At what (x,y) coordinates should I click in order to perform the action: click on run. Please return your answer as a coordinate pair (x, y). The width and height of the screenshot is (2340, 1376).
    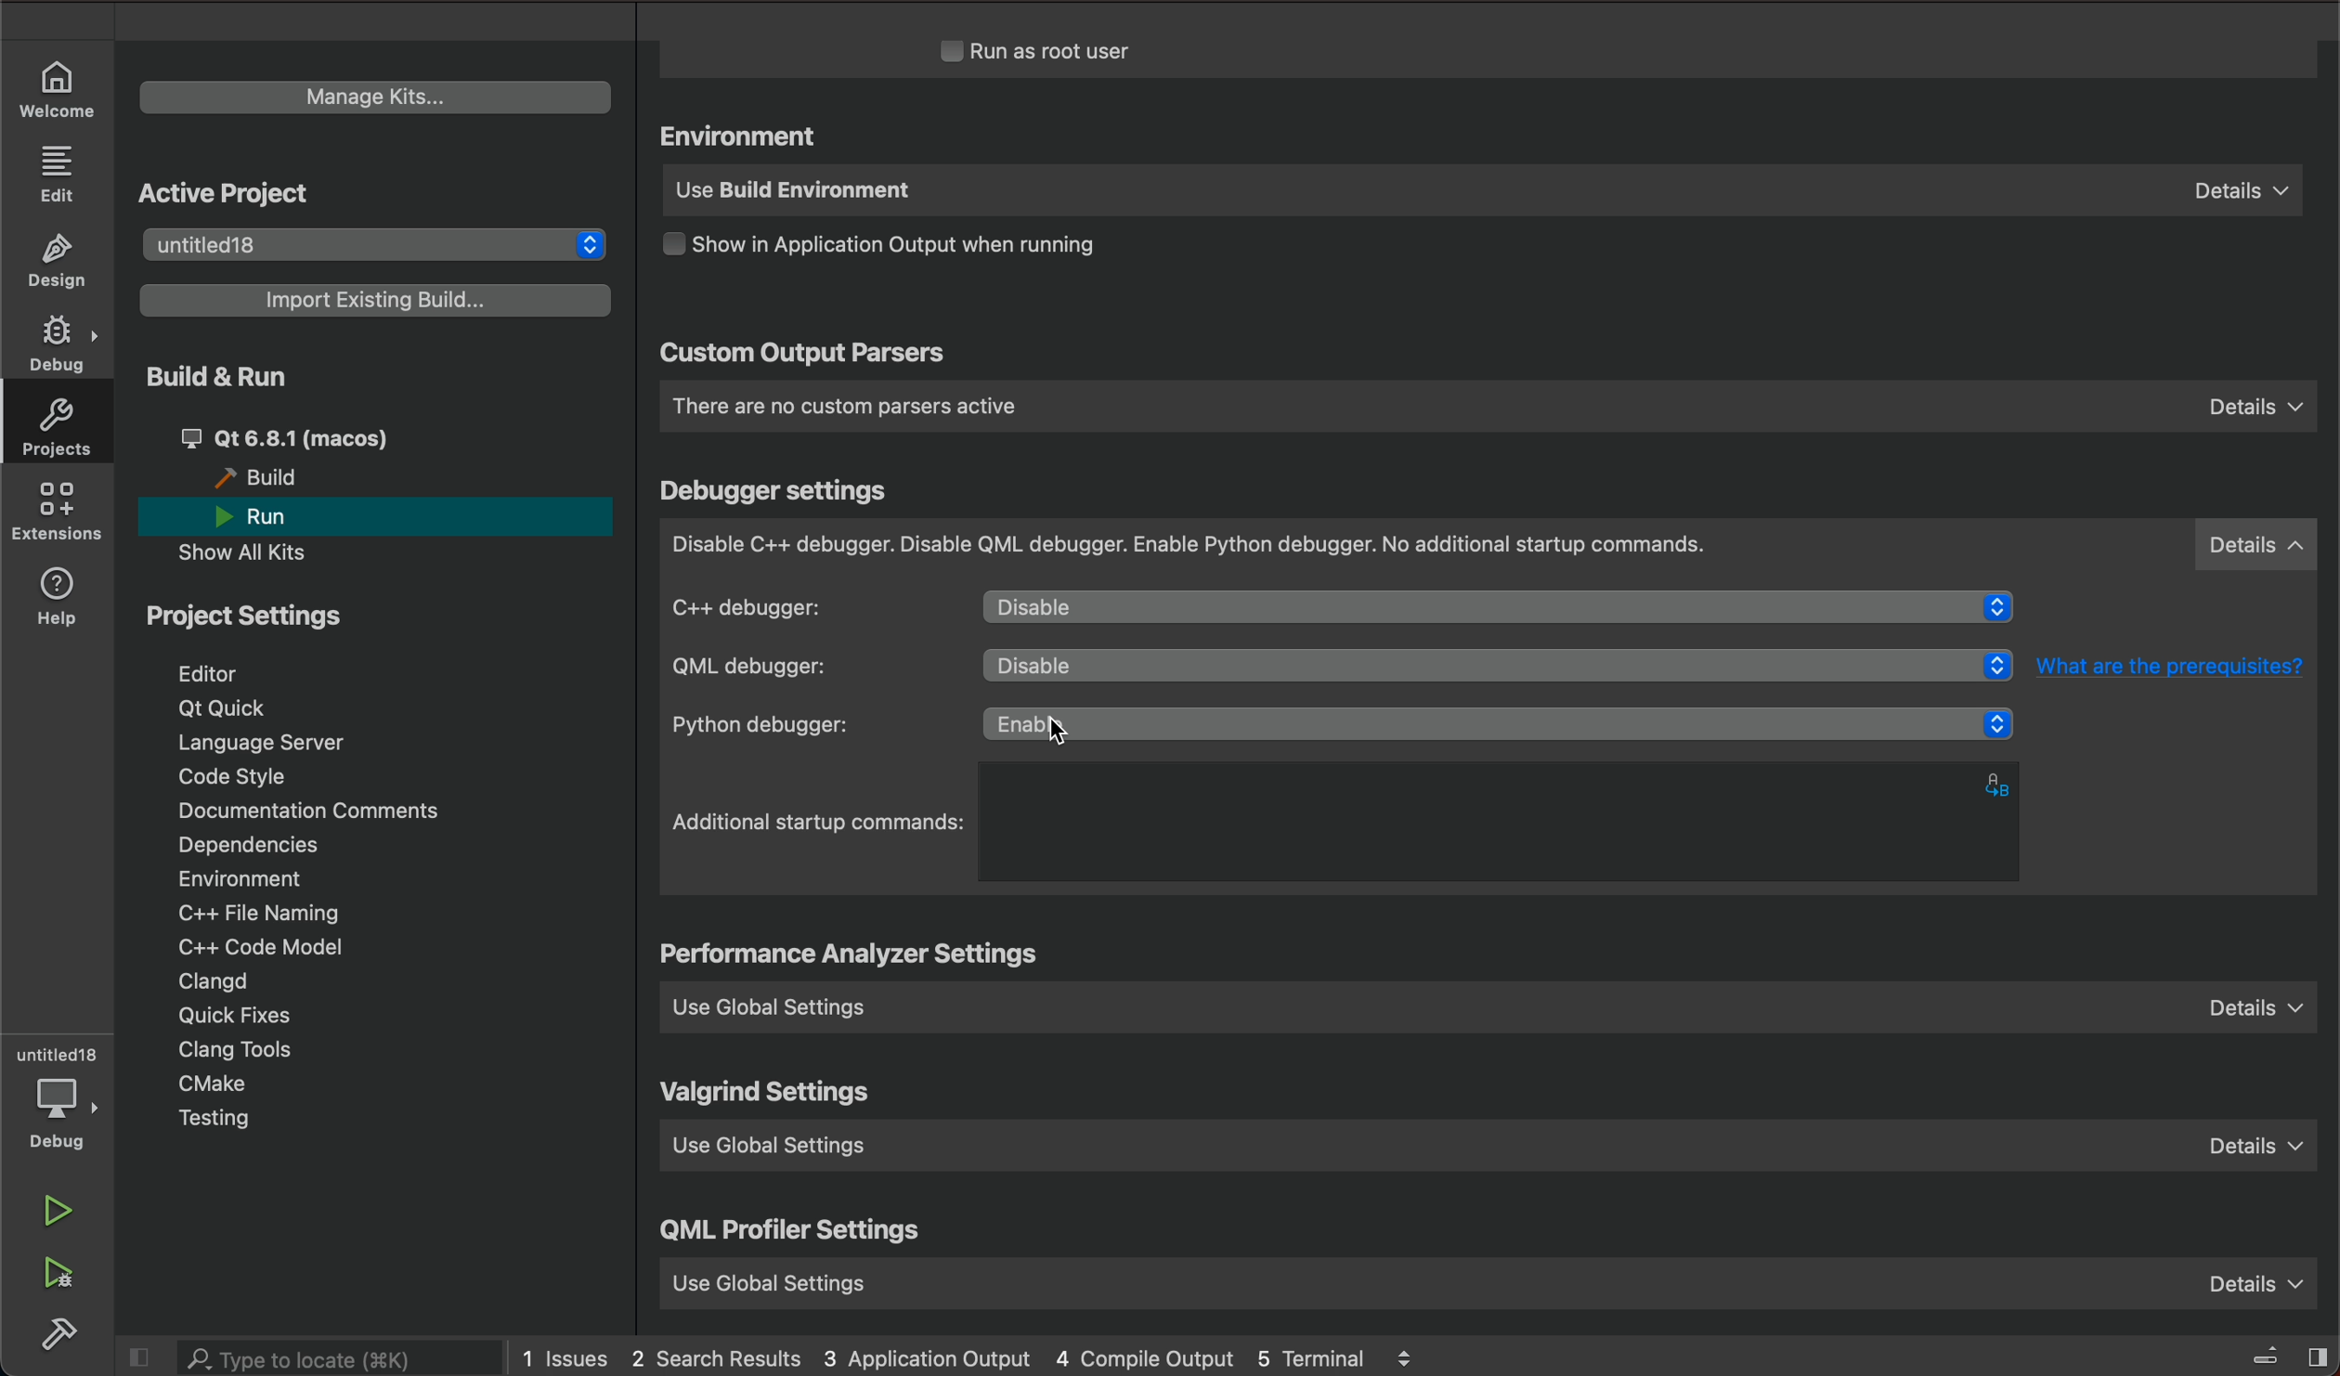
    Looking at the image, I should click on (58, 1209).